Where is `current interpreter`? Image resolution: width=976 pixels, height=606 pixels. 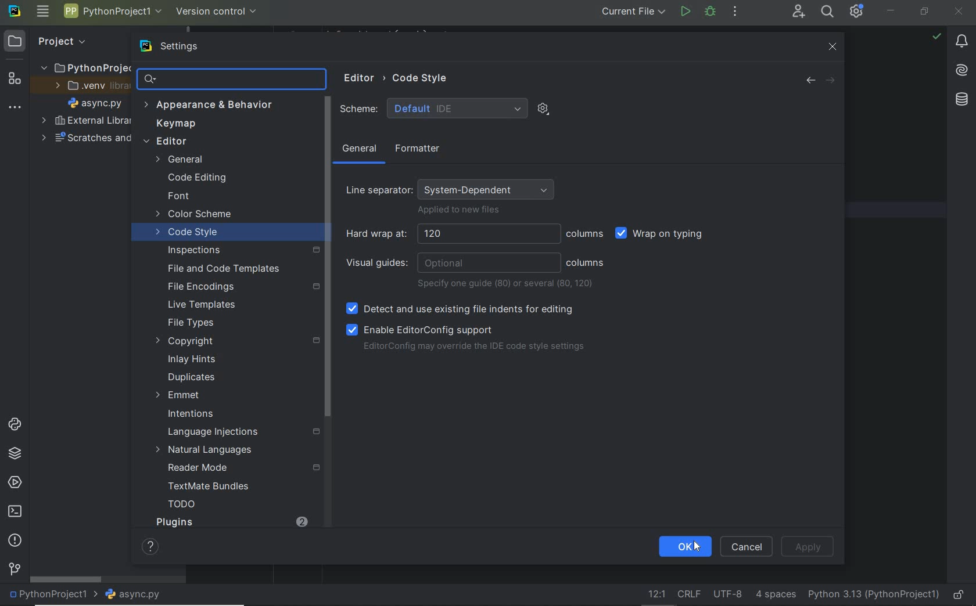 current interpreter is located at coordinates (873, 593).